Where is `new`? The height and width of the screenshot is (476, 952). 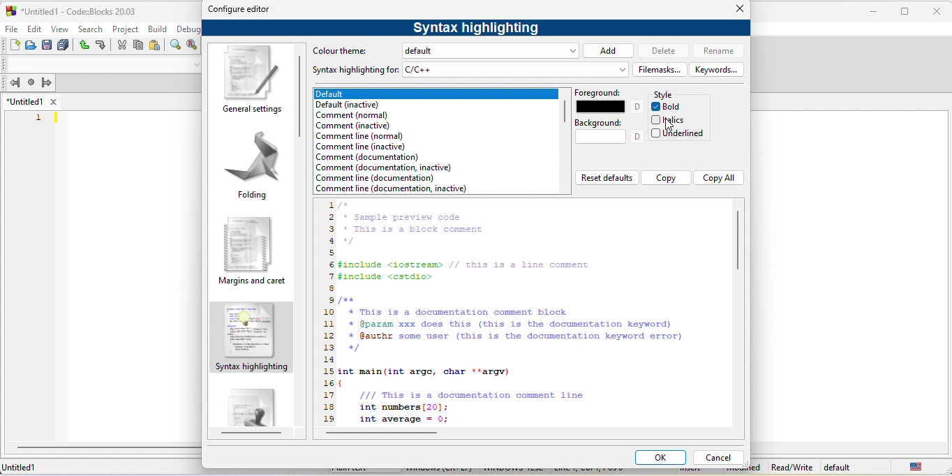 new is located at coordinates (15, 45).